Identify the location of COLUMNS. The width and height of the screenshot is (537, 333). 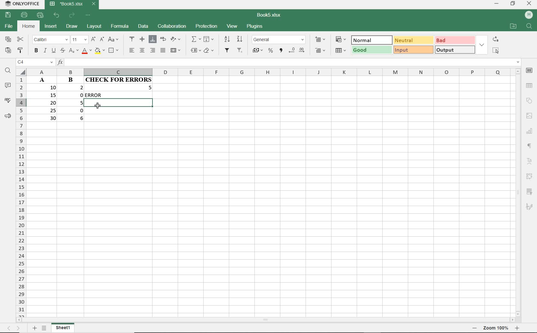
(268, 72).